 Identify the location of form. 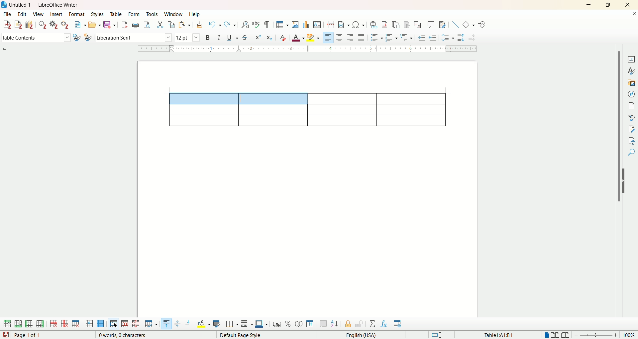
(134, 13).